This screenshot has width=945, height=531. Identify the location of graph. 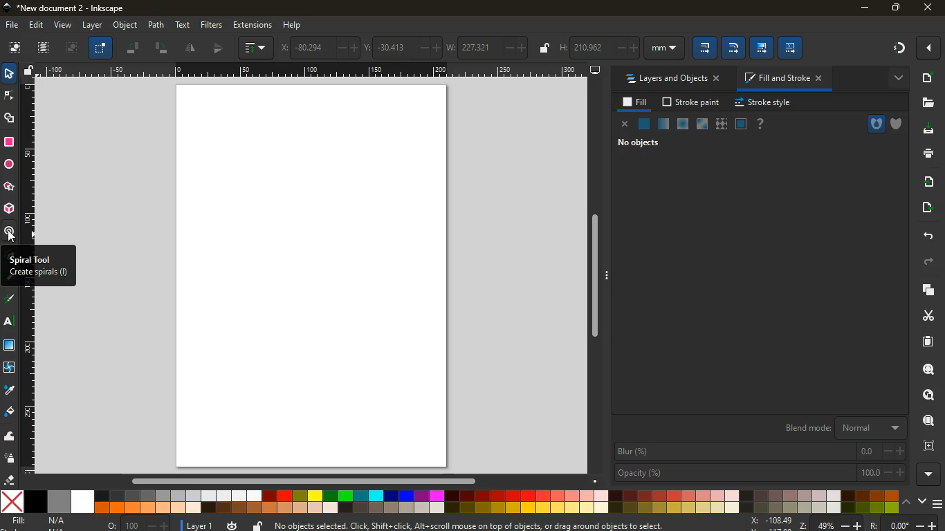
(257, 48).